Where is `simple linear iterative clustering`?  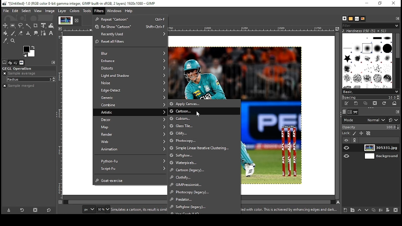 simple linear iterative clustering is located at coordinates (204, 147).